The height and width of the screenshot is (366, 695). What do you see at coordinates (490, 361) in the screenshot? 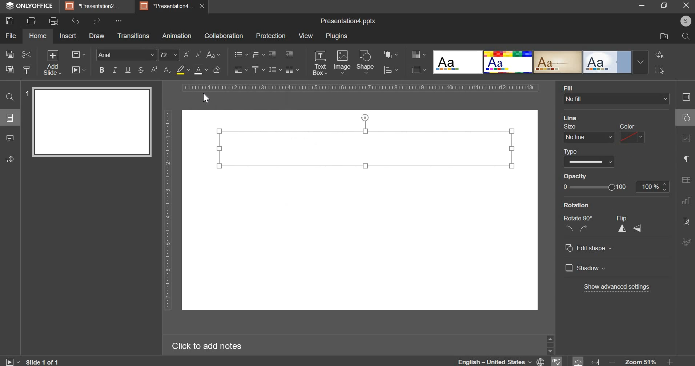
I see `english - united states` at bounding box center [490, 361].